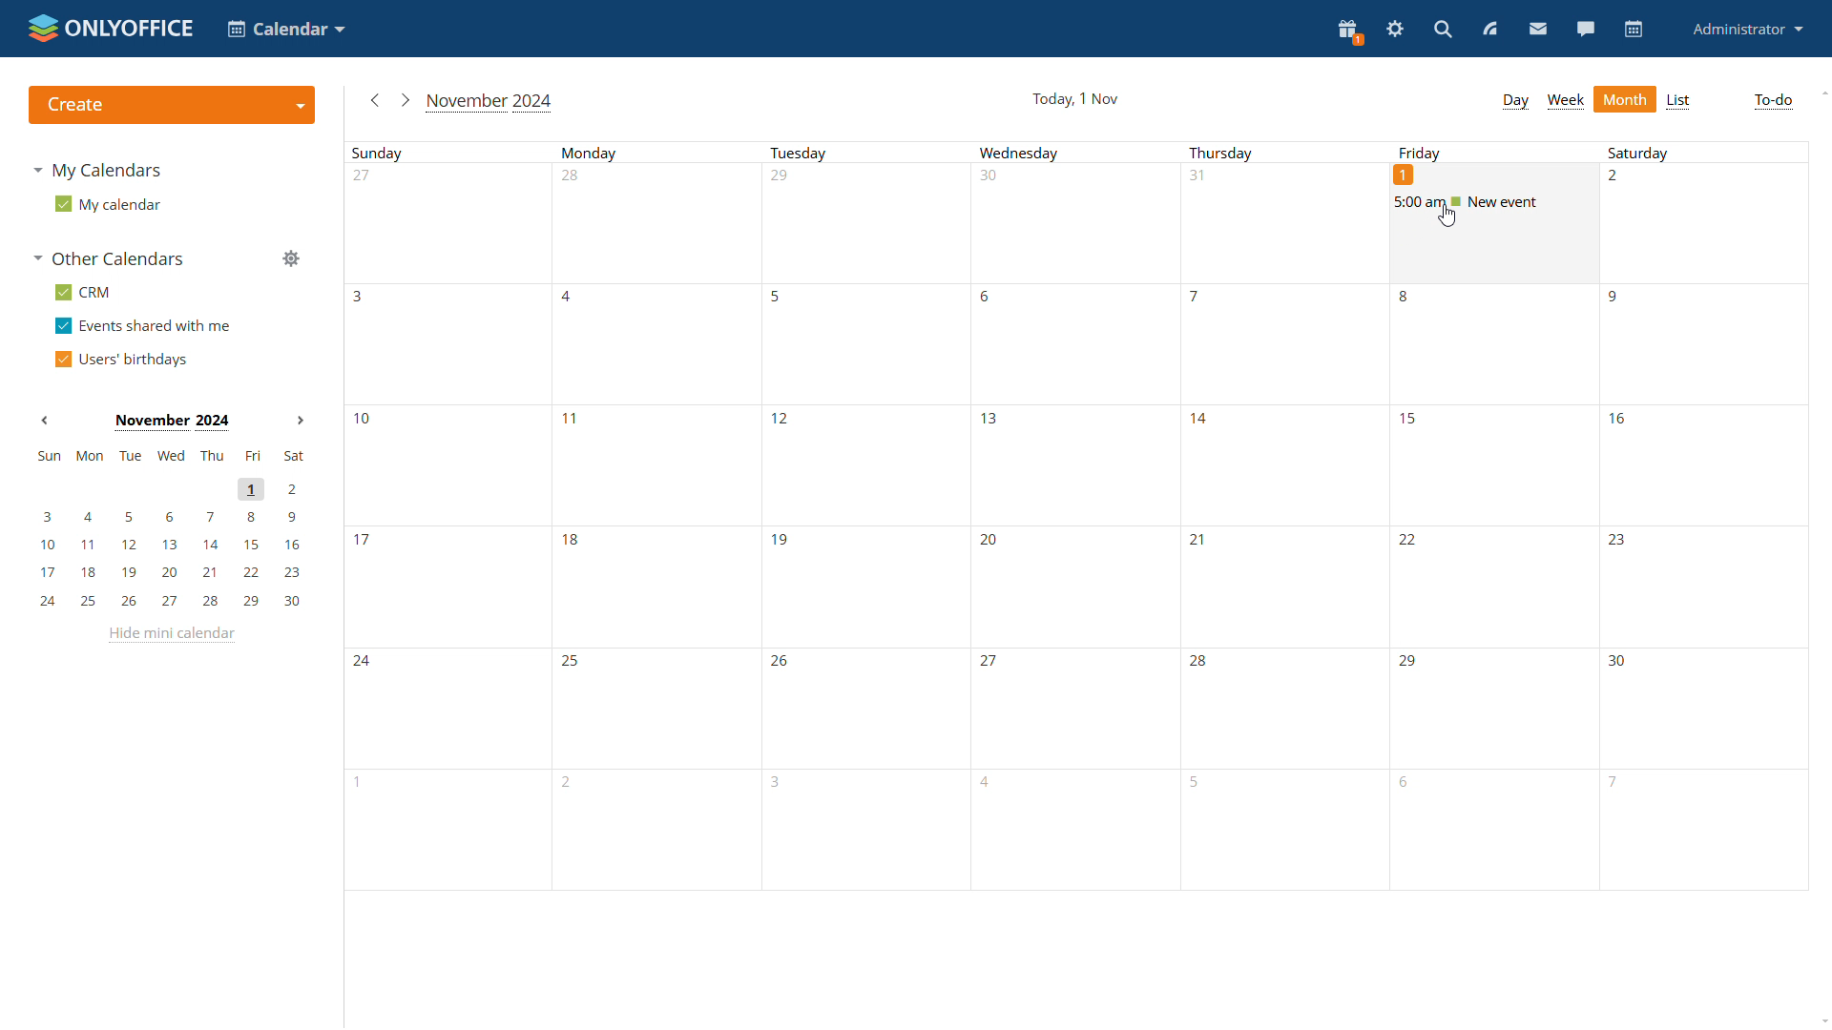 This screenshot has width=1832, height=1030. Describe the element at coordinates (109, 259) in the screenshot. I see `other calendars` at that location.